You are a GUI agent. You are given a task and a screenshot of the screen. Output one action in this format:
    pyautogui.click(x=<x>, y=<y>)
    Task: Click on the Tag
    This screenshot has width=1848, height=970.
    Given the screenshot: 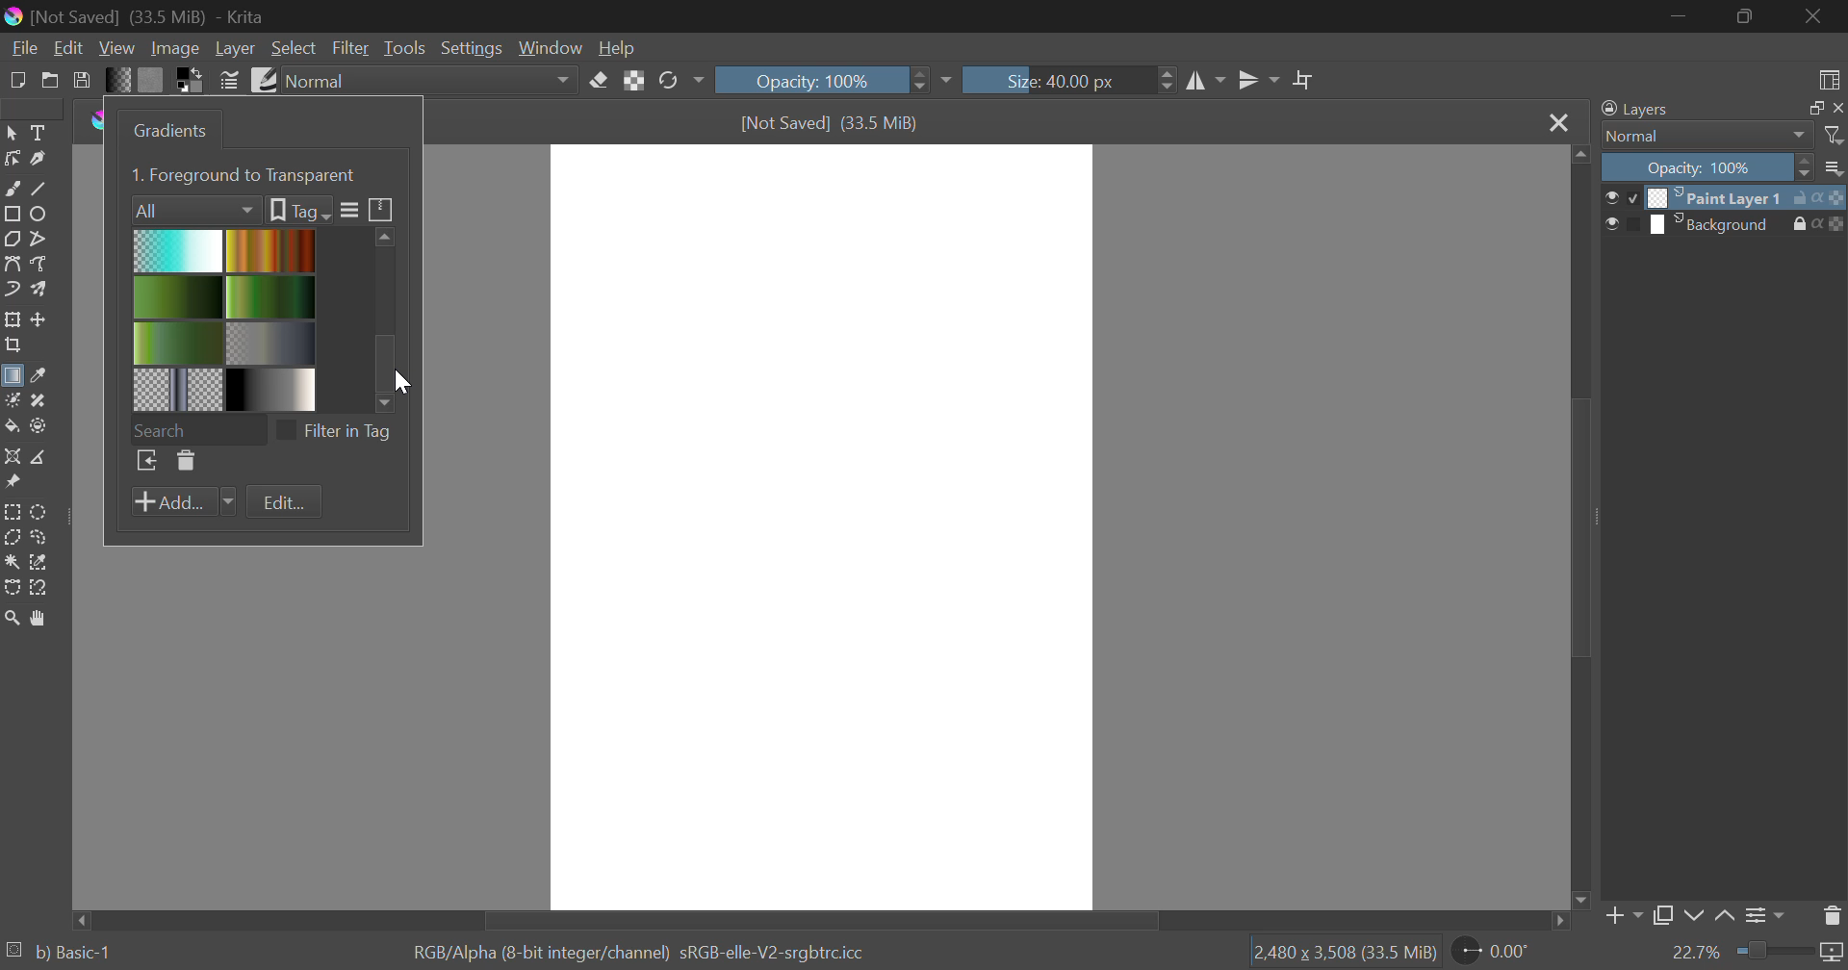 What is the action you would take?
    pyautogui.click(x=298, y=210)
    